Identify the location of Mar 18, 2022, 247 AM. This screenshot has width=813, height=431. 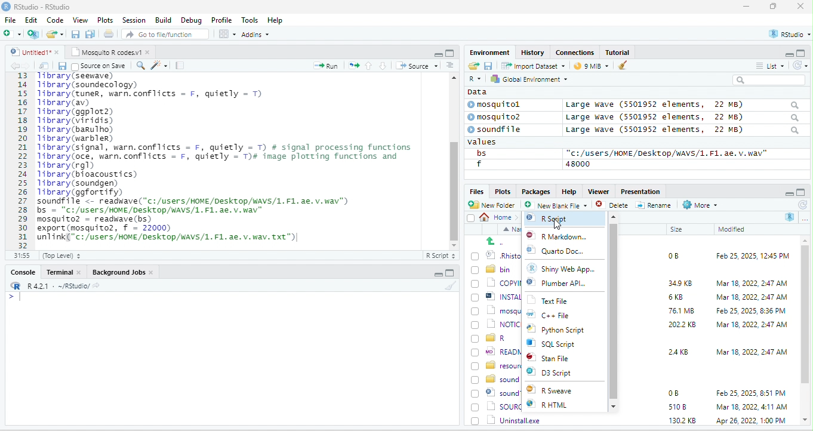
(752, 283).